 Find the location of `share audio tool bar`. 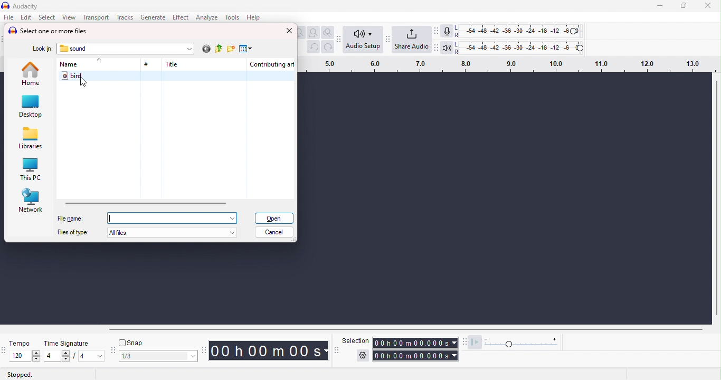

share audio tool bar is located at coordinates (387, 39).